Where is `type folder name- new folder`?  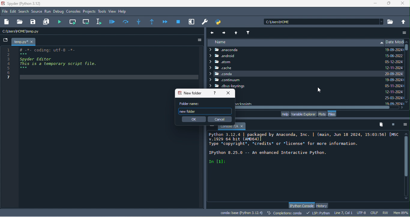 type folder name- new folder is located at coordinates (205, 111).